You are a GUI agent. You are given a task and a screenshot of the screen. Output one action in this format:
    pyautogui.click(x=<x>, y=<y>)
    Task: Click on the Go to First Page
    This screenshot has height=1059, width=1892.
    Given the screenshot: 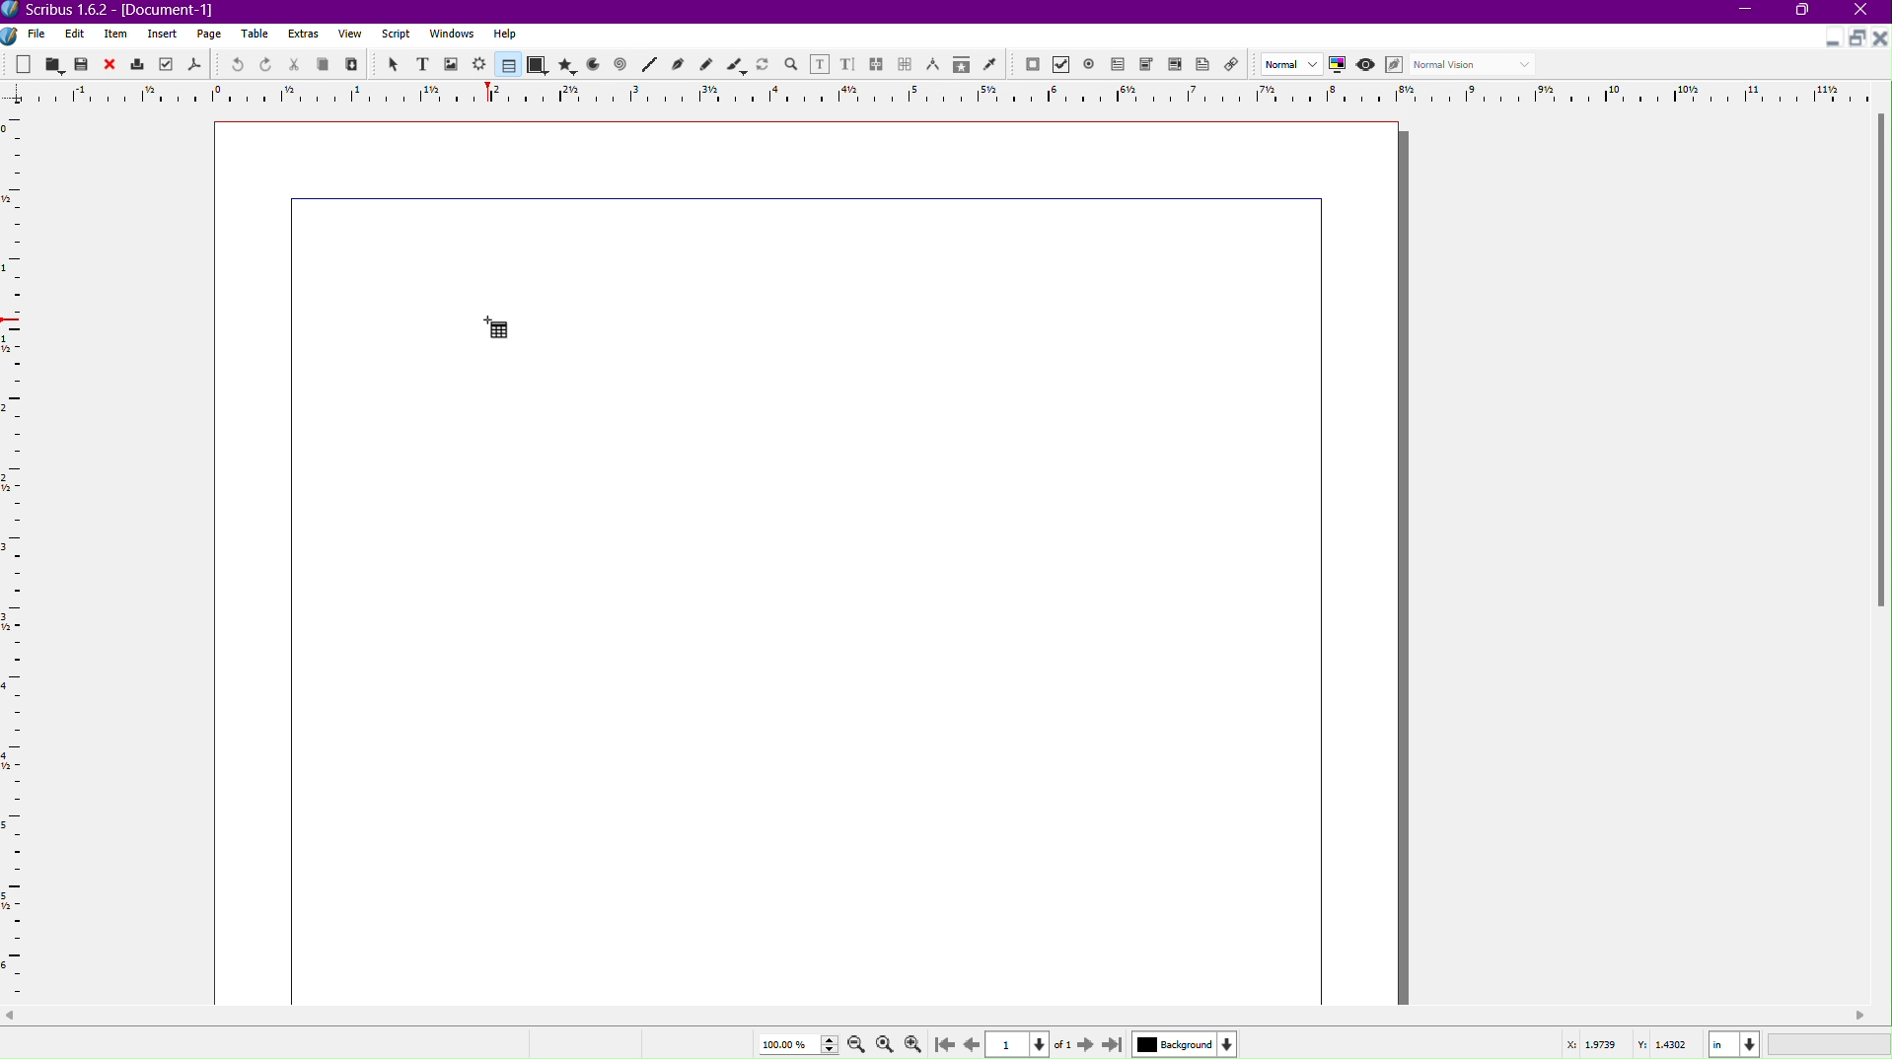 What is the action you would take?
    pyautogui.click(x=948, y=1043)
    